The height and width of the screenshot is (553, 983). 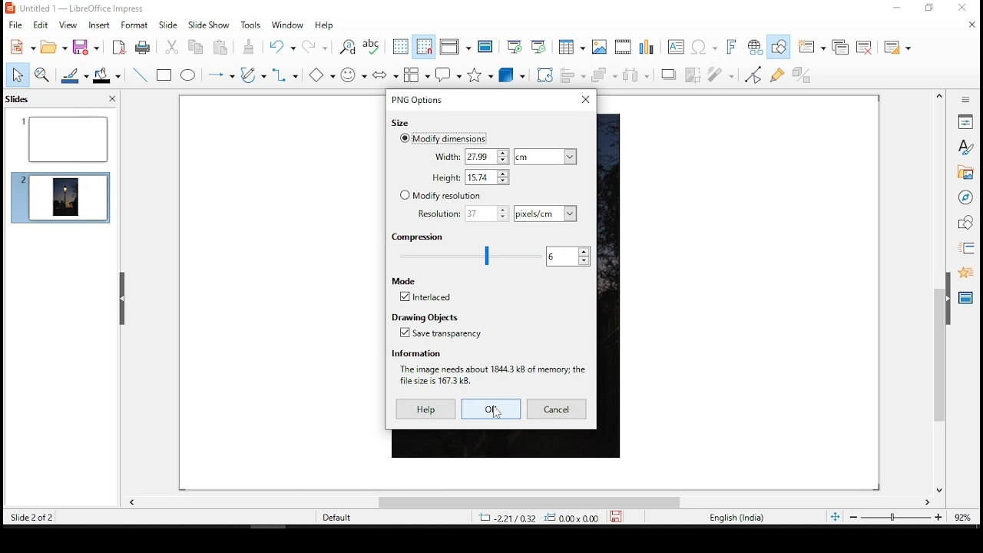 What do you see at coordinates (544, 75) in the screenshot?
I see `crop tool` at bounding box center [544, 75].